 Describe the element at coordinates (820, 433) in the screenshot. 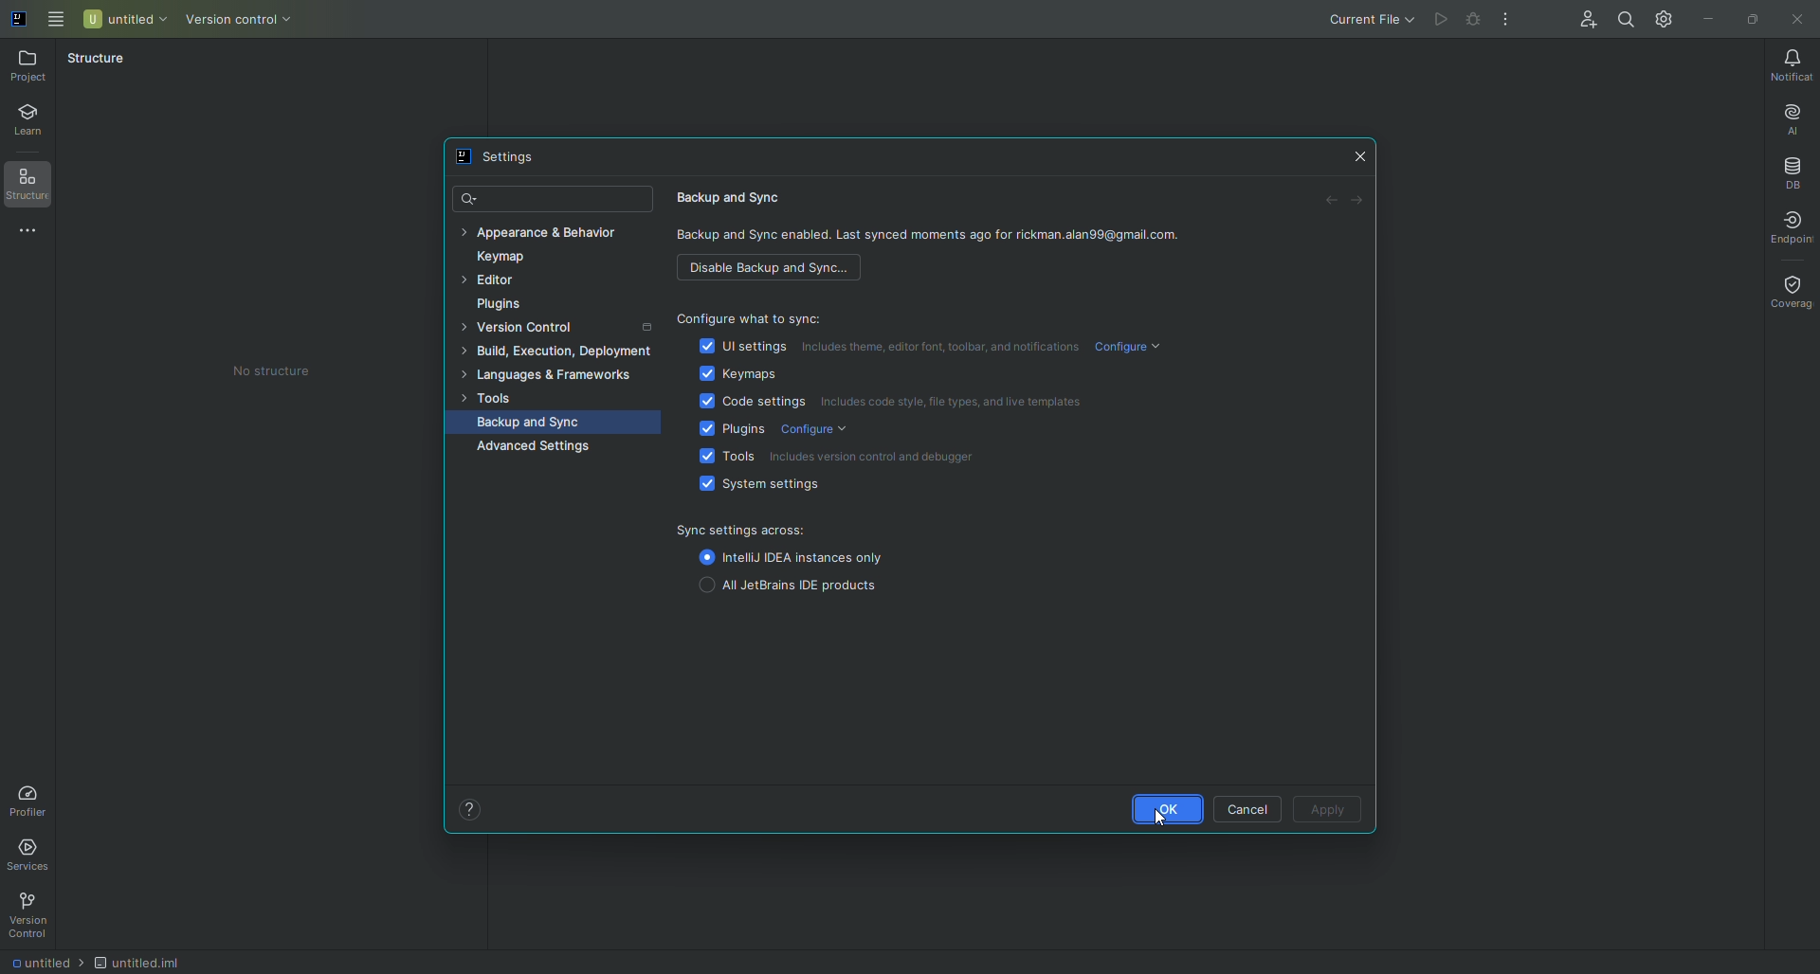

I see `Configure` at that location.